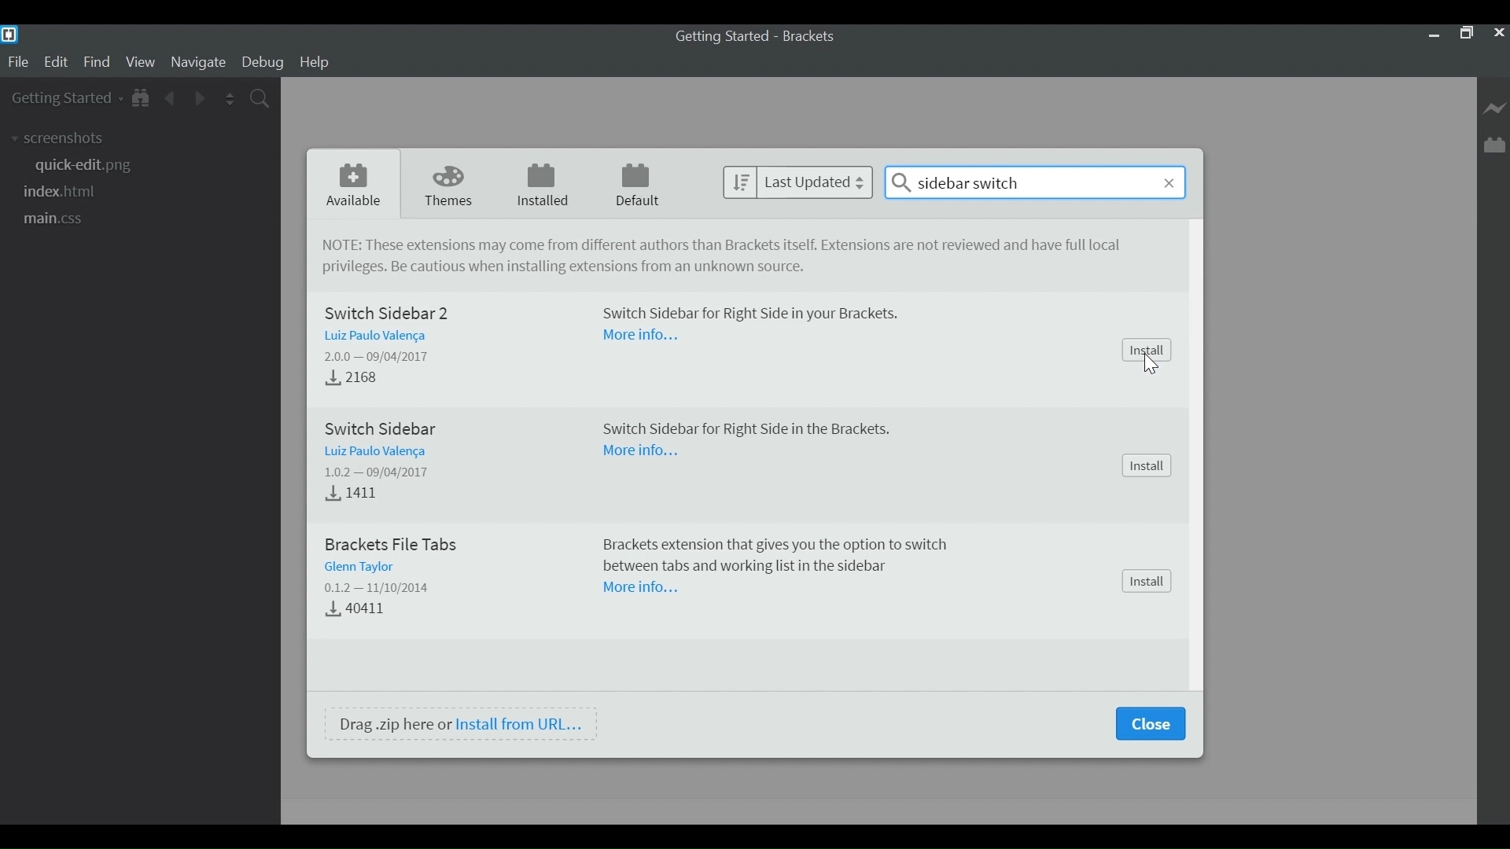 The image size is (1510, 849). Describe the element at coordinates (350, 379) in the screenshot. I see `2168` at that location.